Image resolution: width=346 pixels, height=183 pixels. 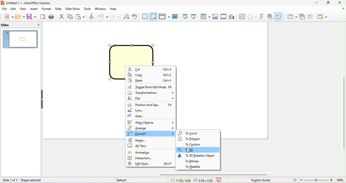 What do you see at coordinates (311, 16) in the screenshot?
I see `delete slide` at bounding box center [311, 16].